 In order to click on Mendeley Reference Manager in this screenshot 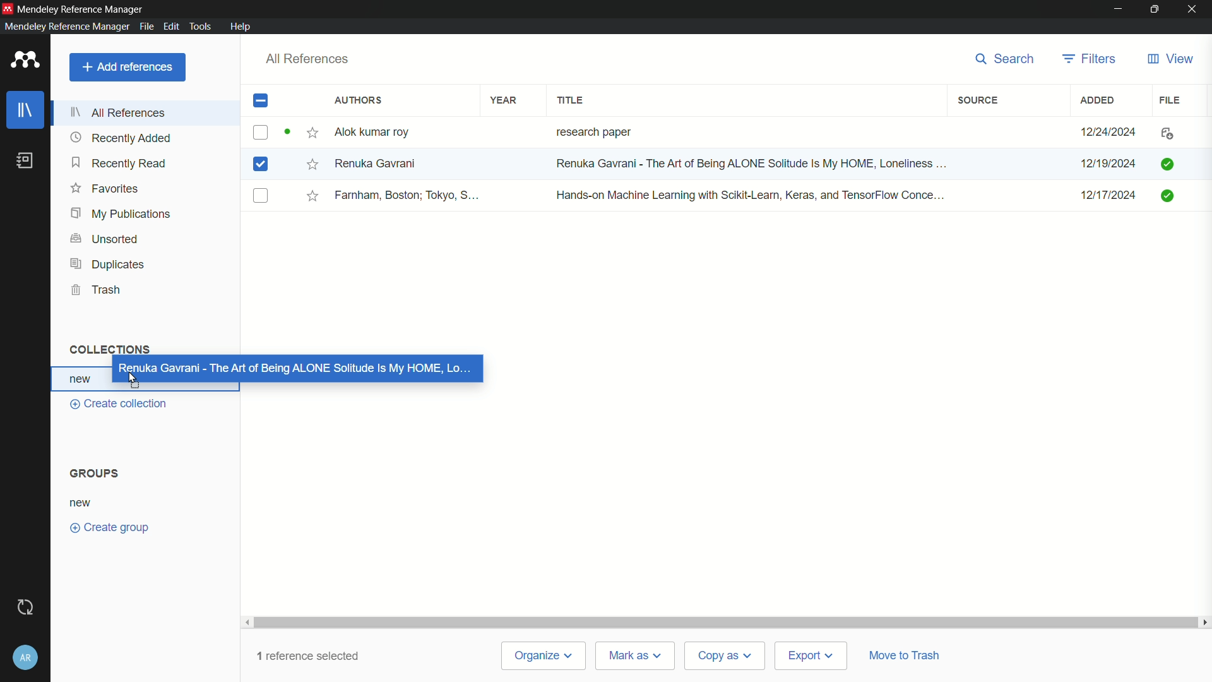, I will do `click(85, 9)`.